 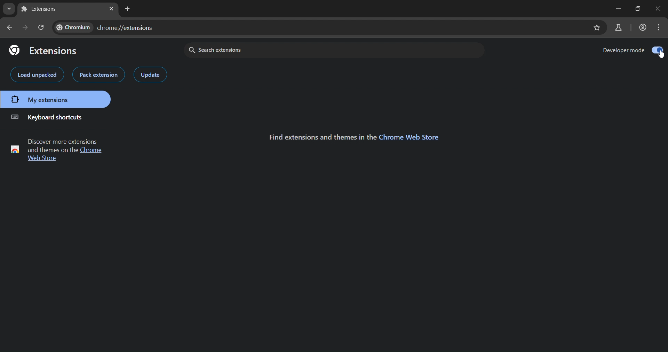 I want to click on update, so click(x=150, y=74).